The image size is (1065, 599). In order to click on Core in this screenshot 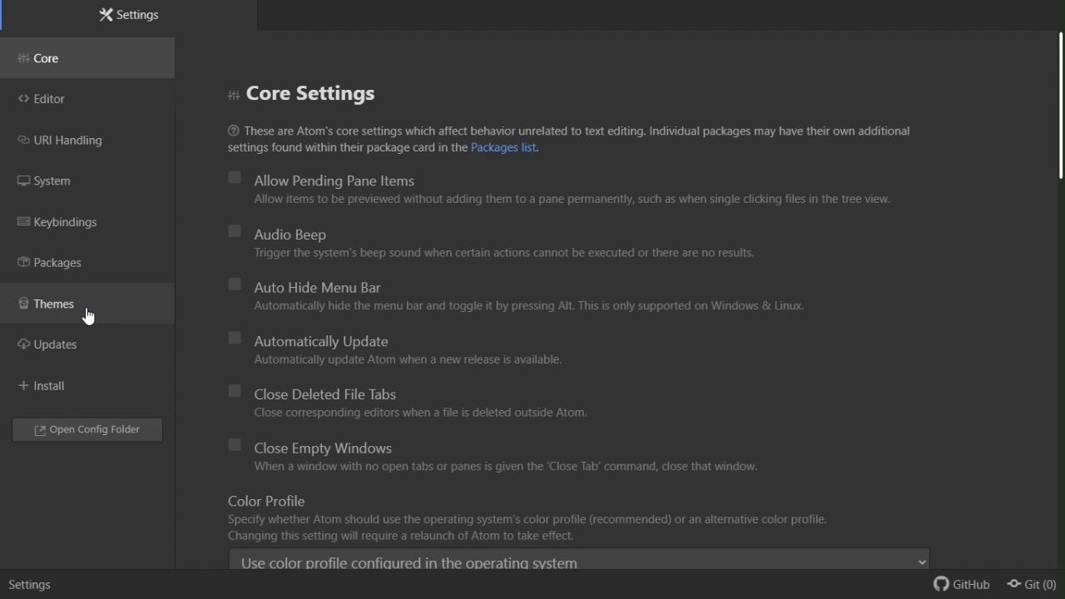, I will do `click(50, 55)`.